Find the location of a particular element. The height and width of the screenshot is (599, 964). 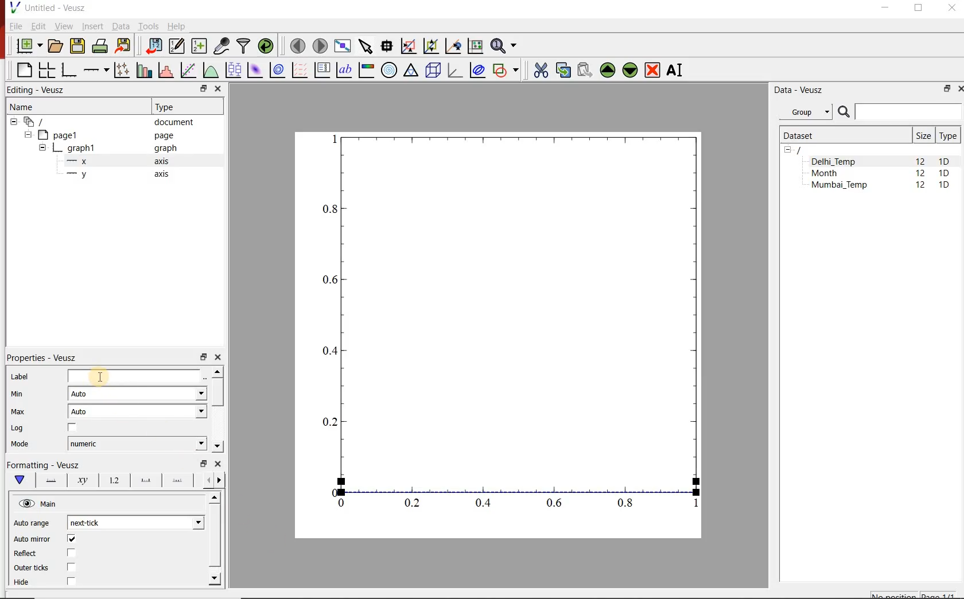

paste widget from the clipboard is located at coordinates (585, 69).